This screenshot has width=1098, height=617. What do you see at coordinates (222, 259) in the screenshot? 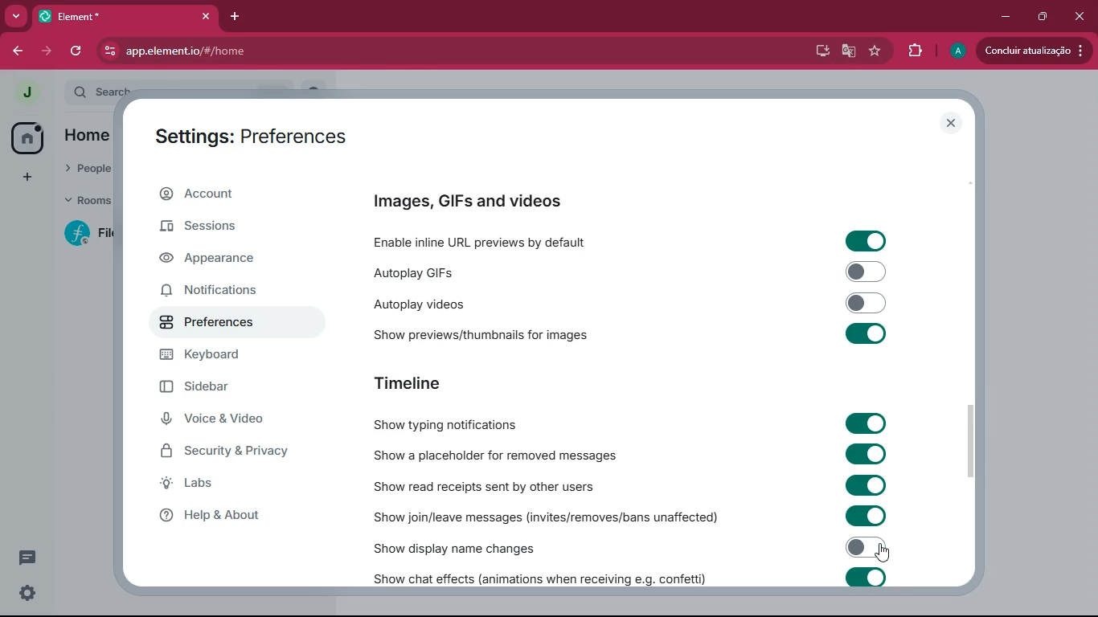
I see `appearance` at bounding box center [222, 259].